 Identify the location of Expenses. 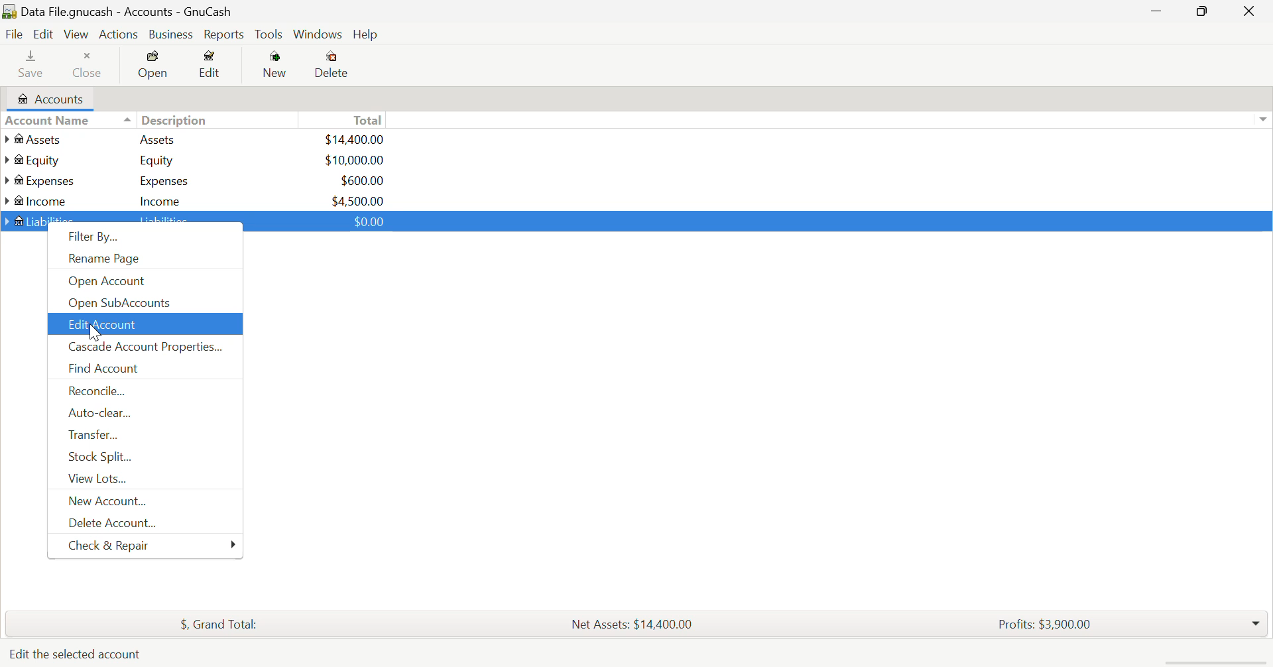
(164, 180).